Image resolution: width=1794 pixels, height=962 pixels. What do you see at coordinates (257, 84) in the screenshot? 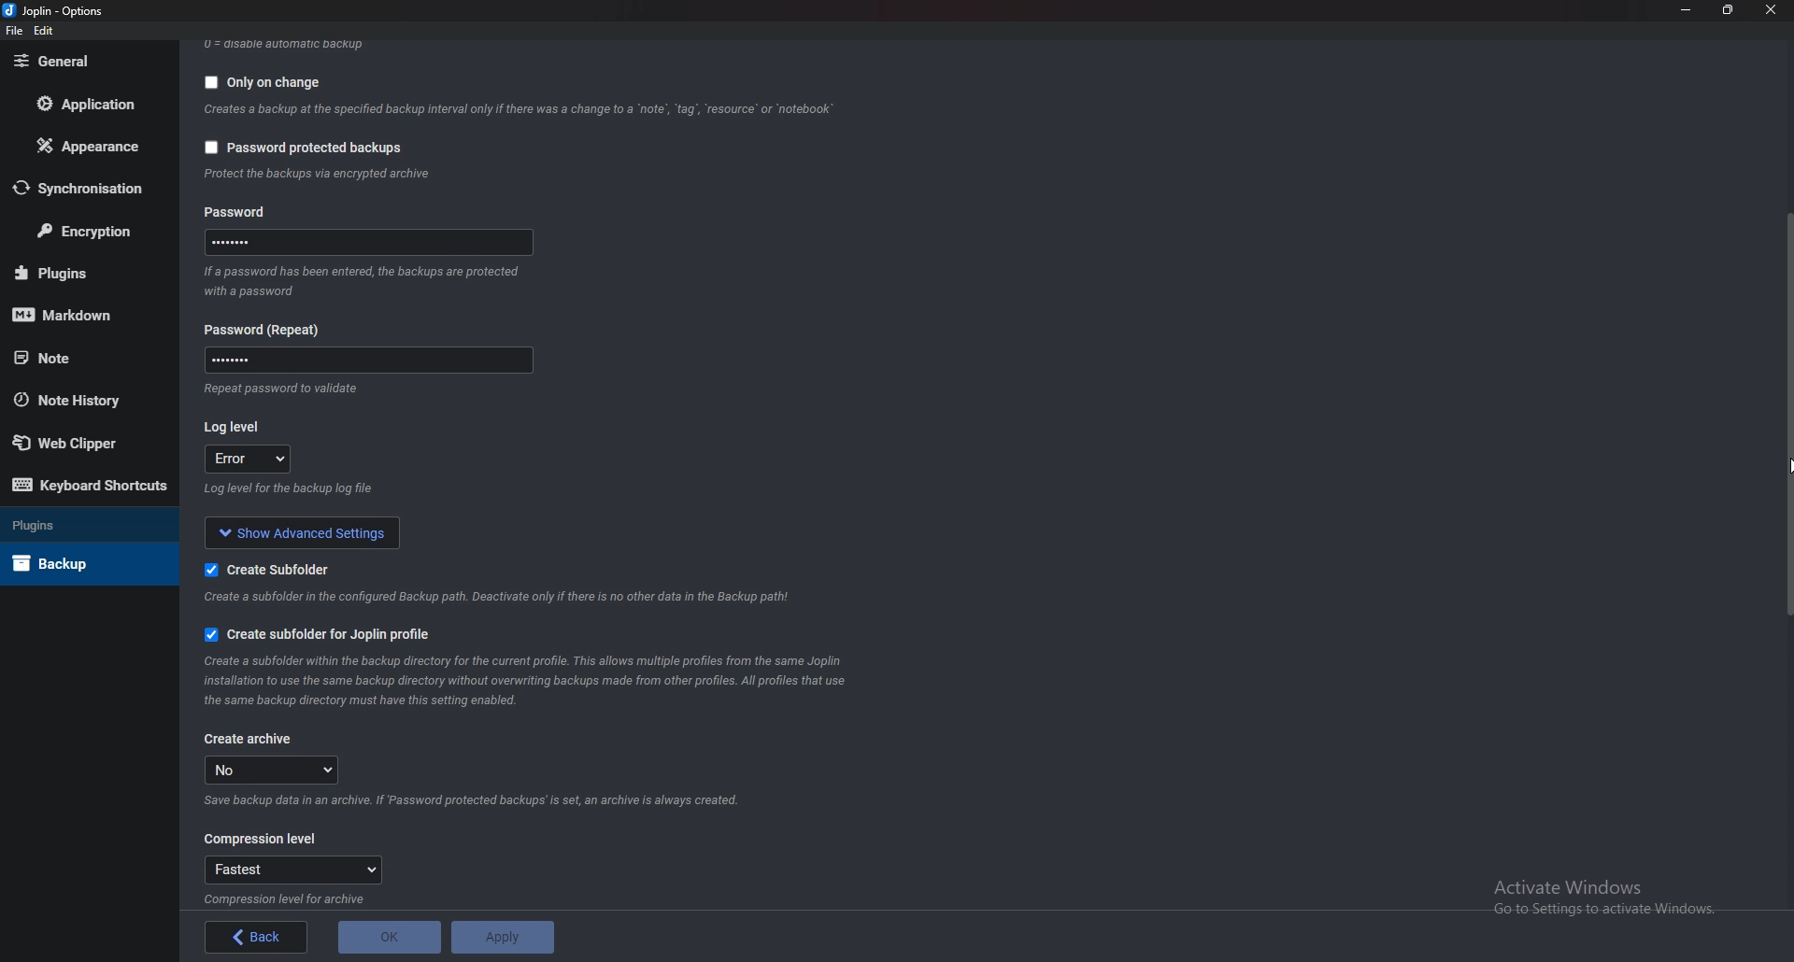
I see `Only on change` at bounding box center [257, 84].